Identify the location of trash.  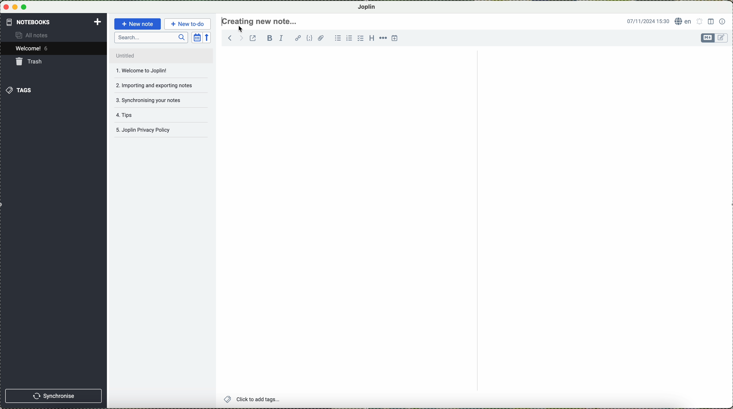
(30, 61).